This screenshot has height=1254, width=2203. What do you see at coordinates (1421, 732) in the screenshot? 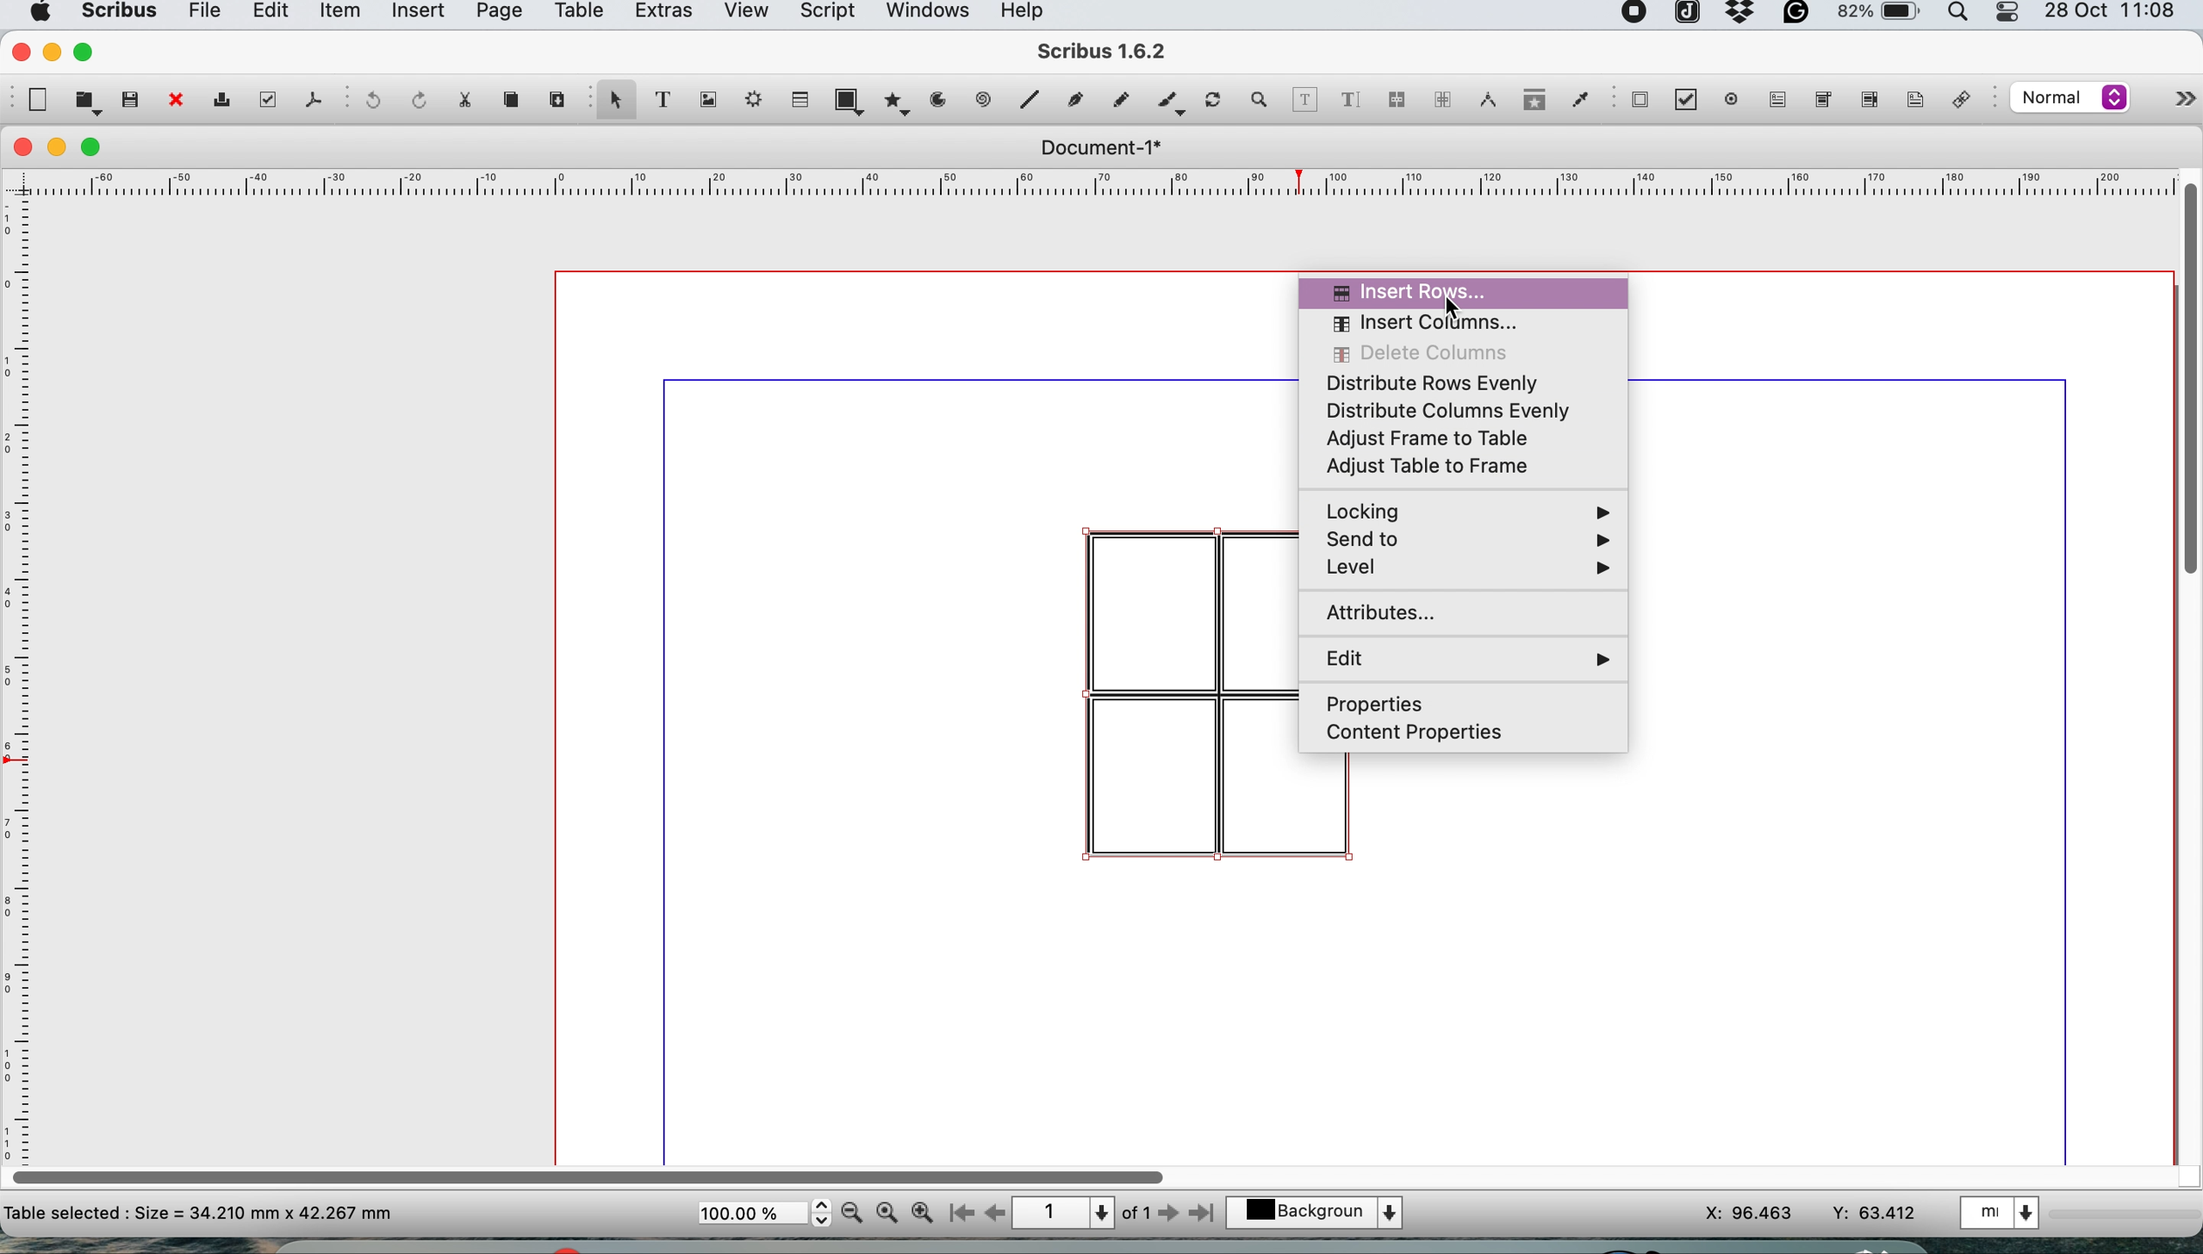
I see `content properties` at bounding box center [1421, 732].